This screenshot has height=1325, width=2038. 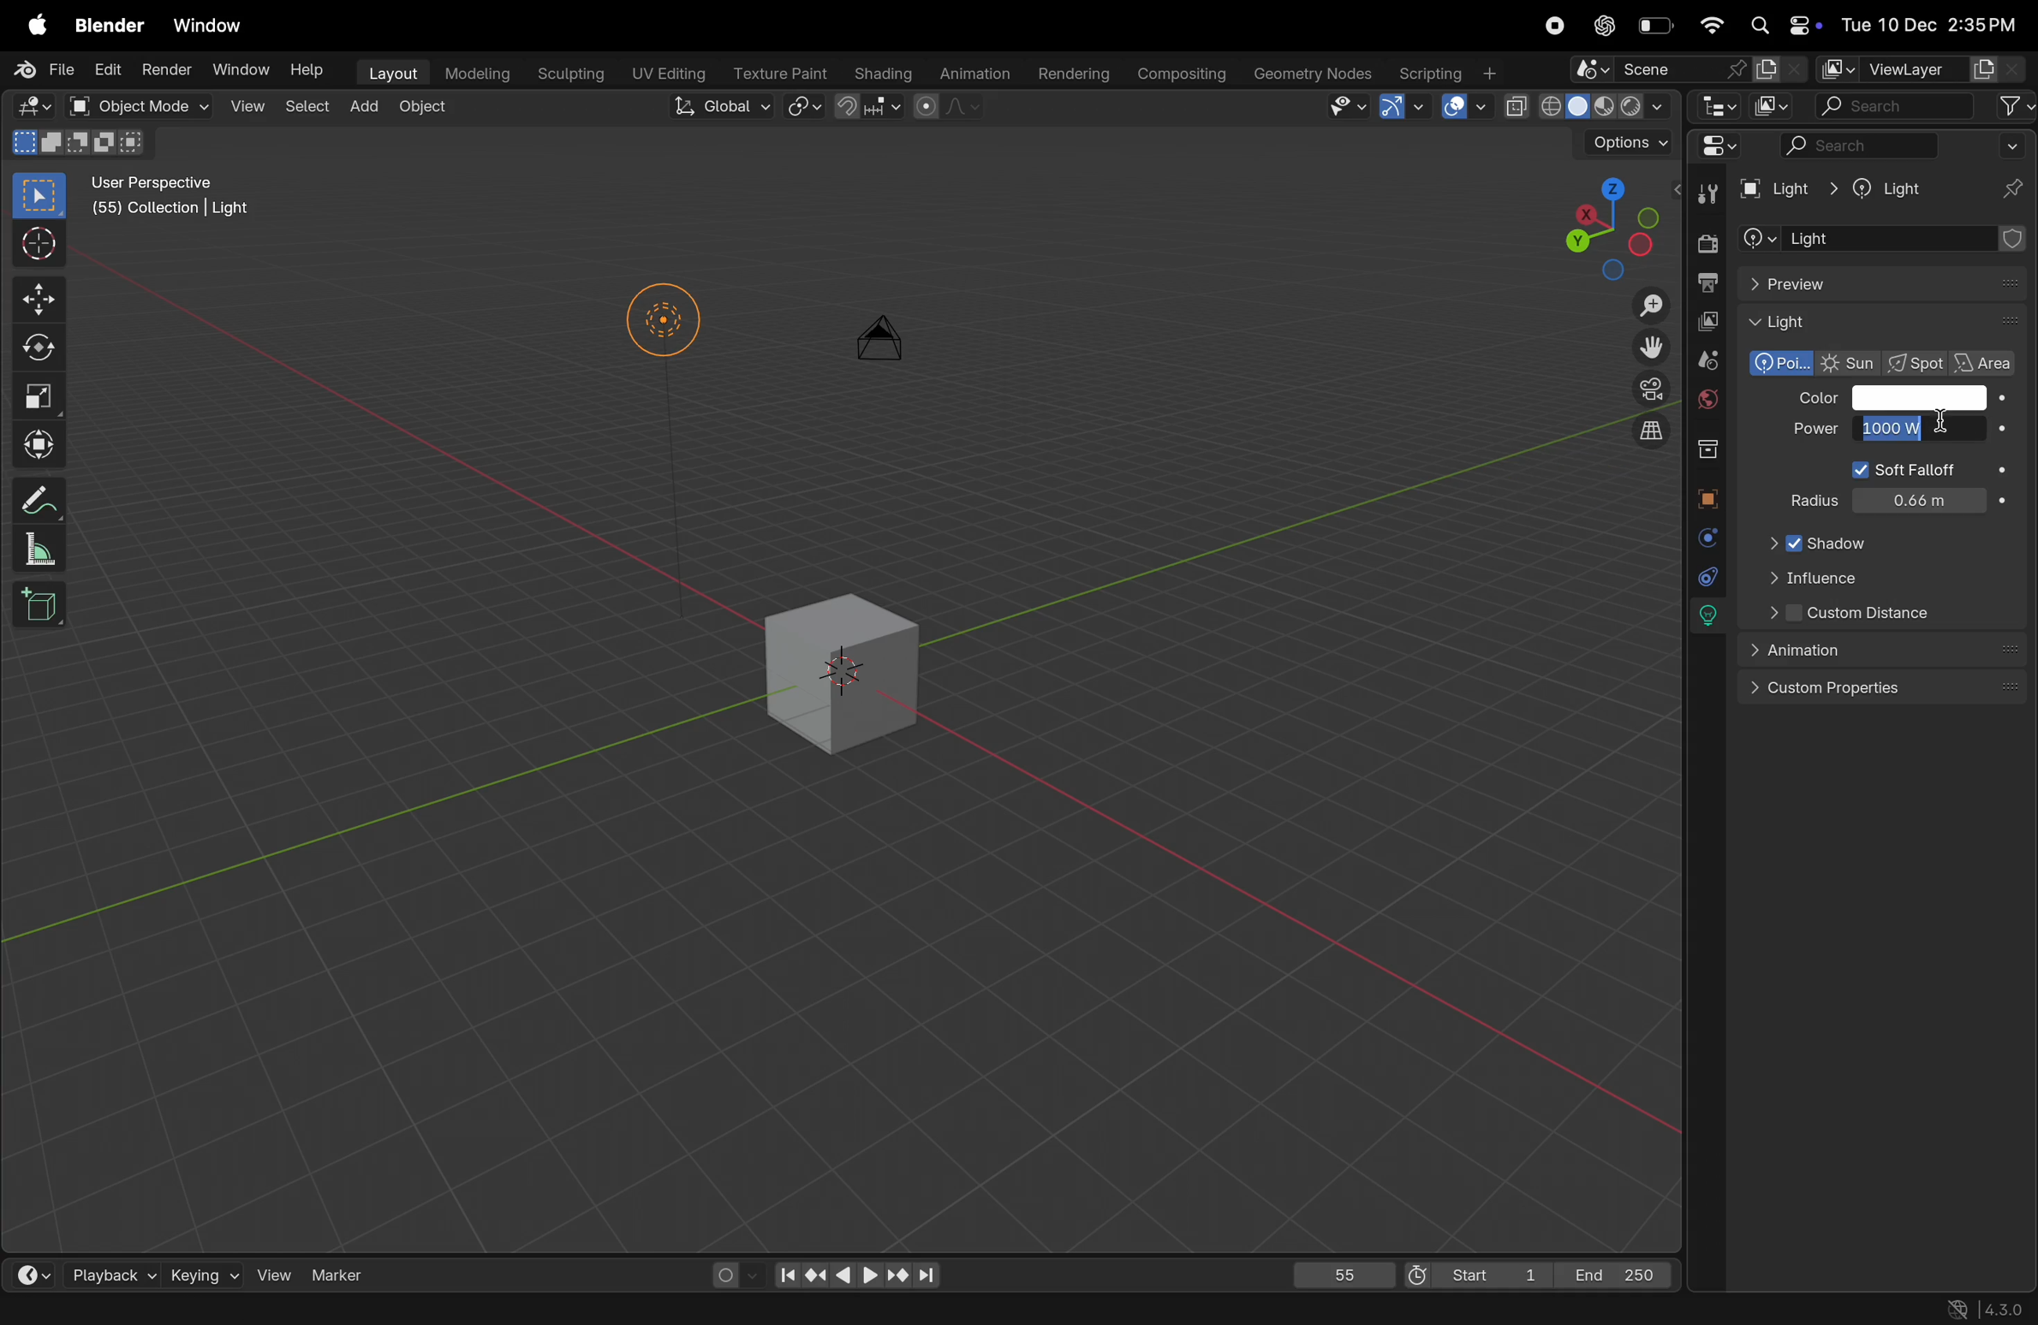 What do you see at coordinates (1718, 150) in the screenshot?
I see `Editor mode` at bounding box center [1718, 150].